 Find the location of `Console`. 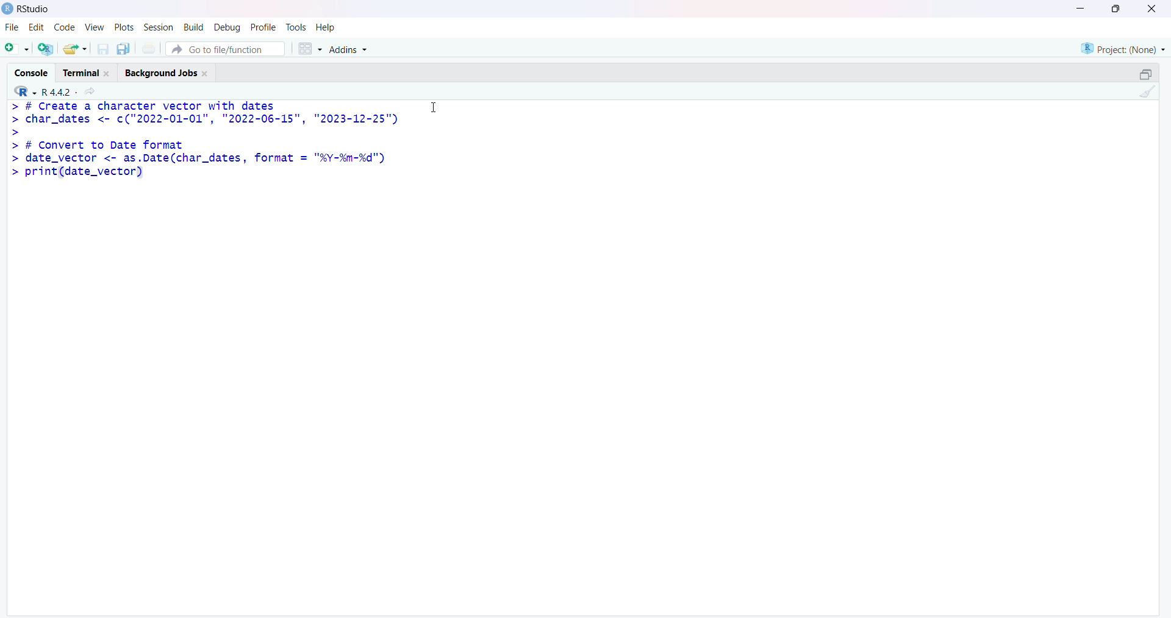

Console is located at coordinates (32, 71).